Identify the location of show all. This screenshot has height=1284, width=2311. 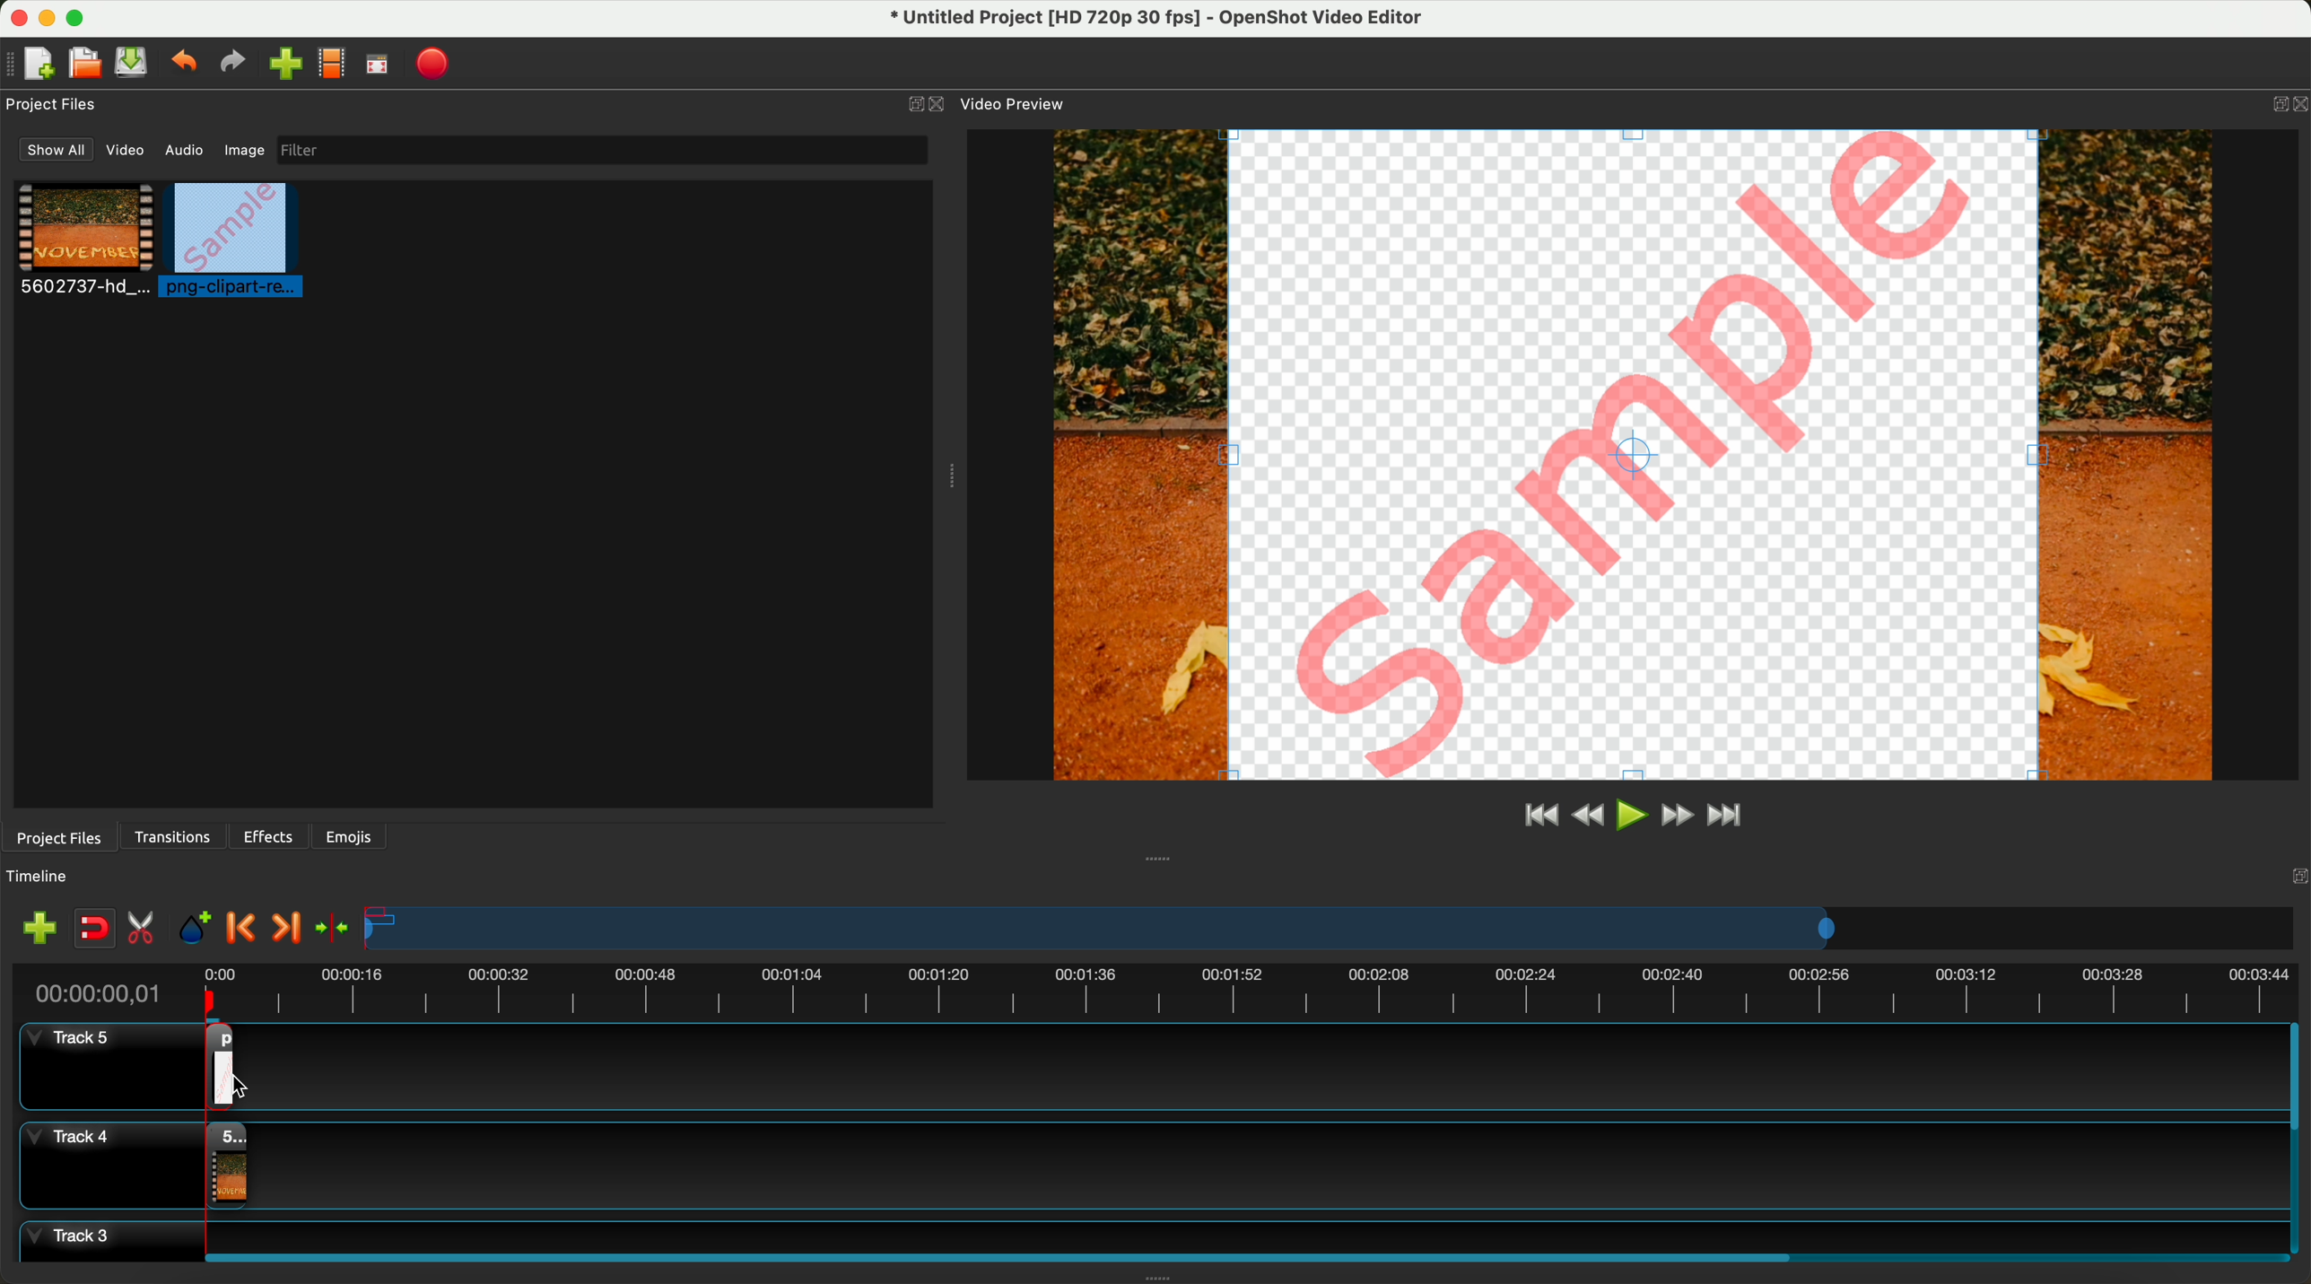
(57, 150).